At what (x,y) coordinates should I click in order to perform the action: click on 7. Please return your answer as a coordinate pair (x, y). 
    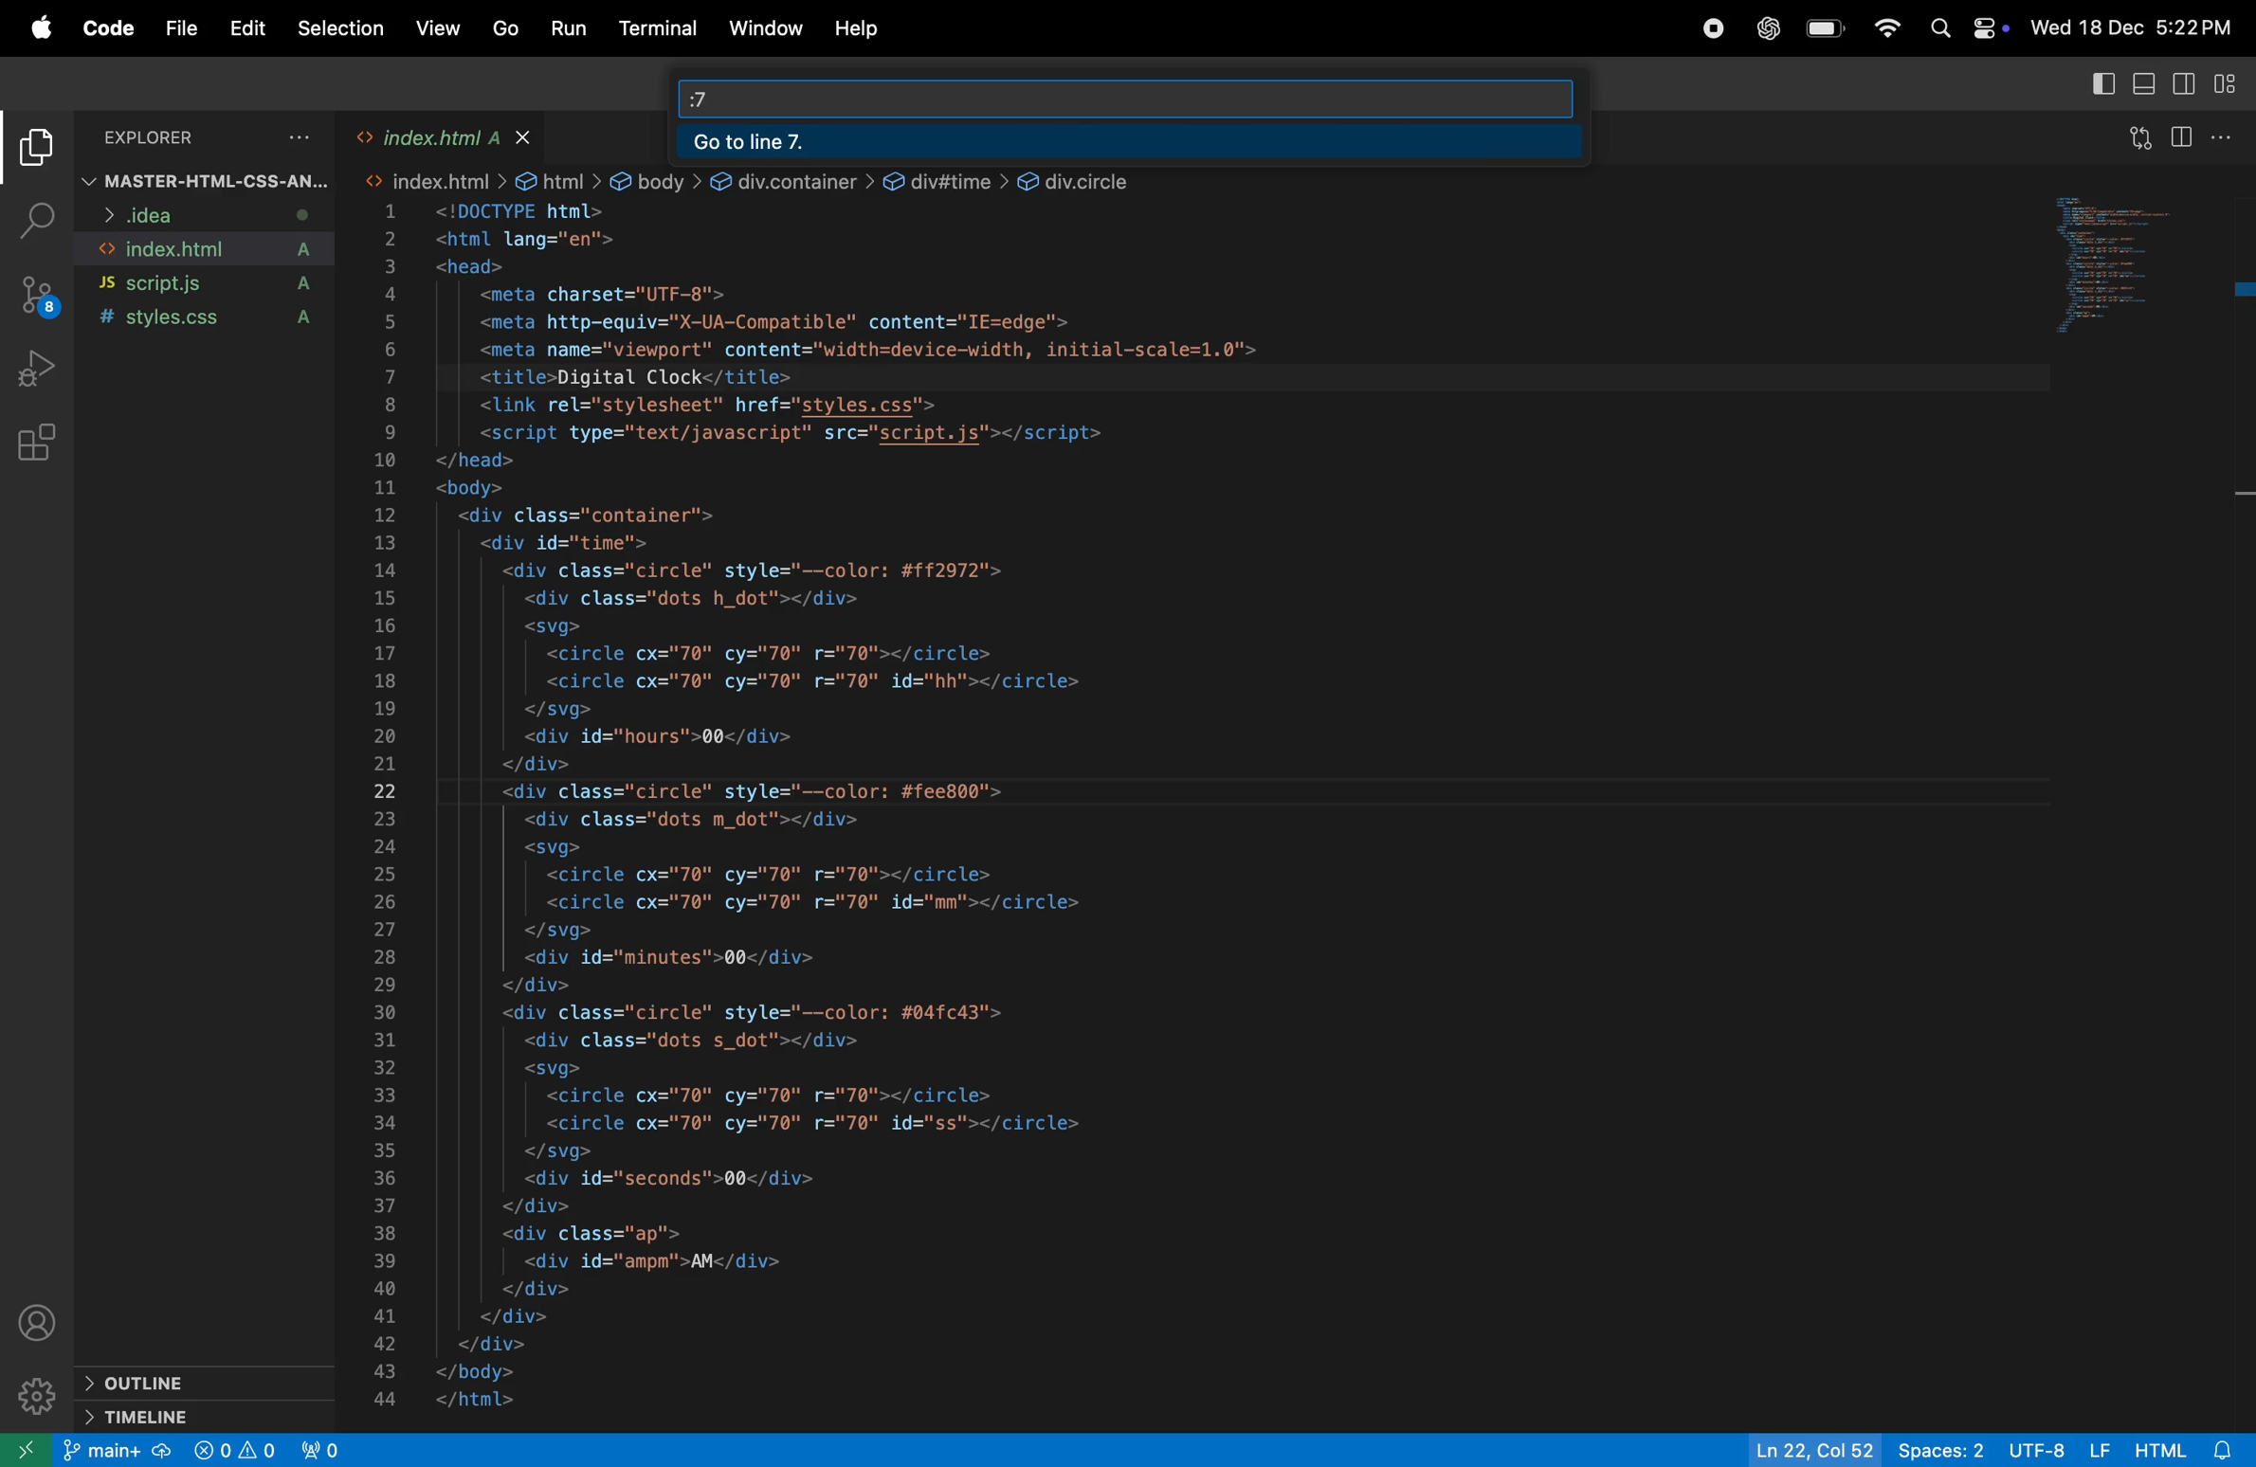
    Looking at the image, I should click on (700, 92).